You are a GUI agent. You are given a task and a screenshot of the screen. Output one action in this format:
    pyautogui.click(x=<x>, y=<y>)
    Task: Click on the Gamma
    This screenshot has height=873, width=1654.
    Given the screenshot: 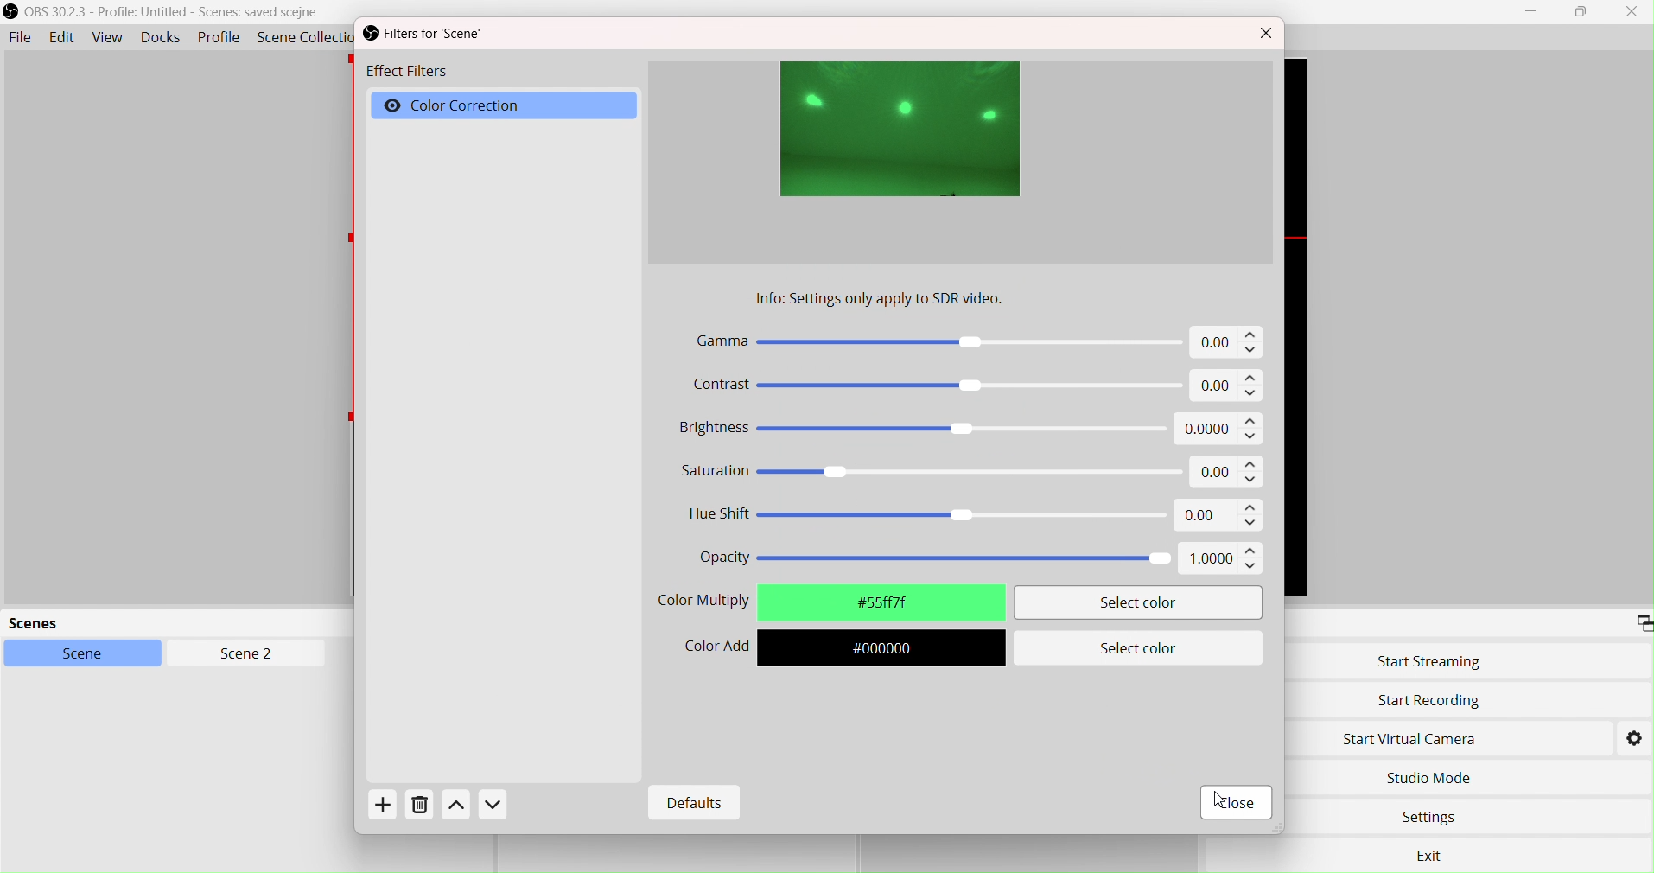 What is the action you would take?
    pyautogui.click(x=938, y=340)
    